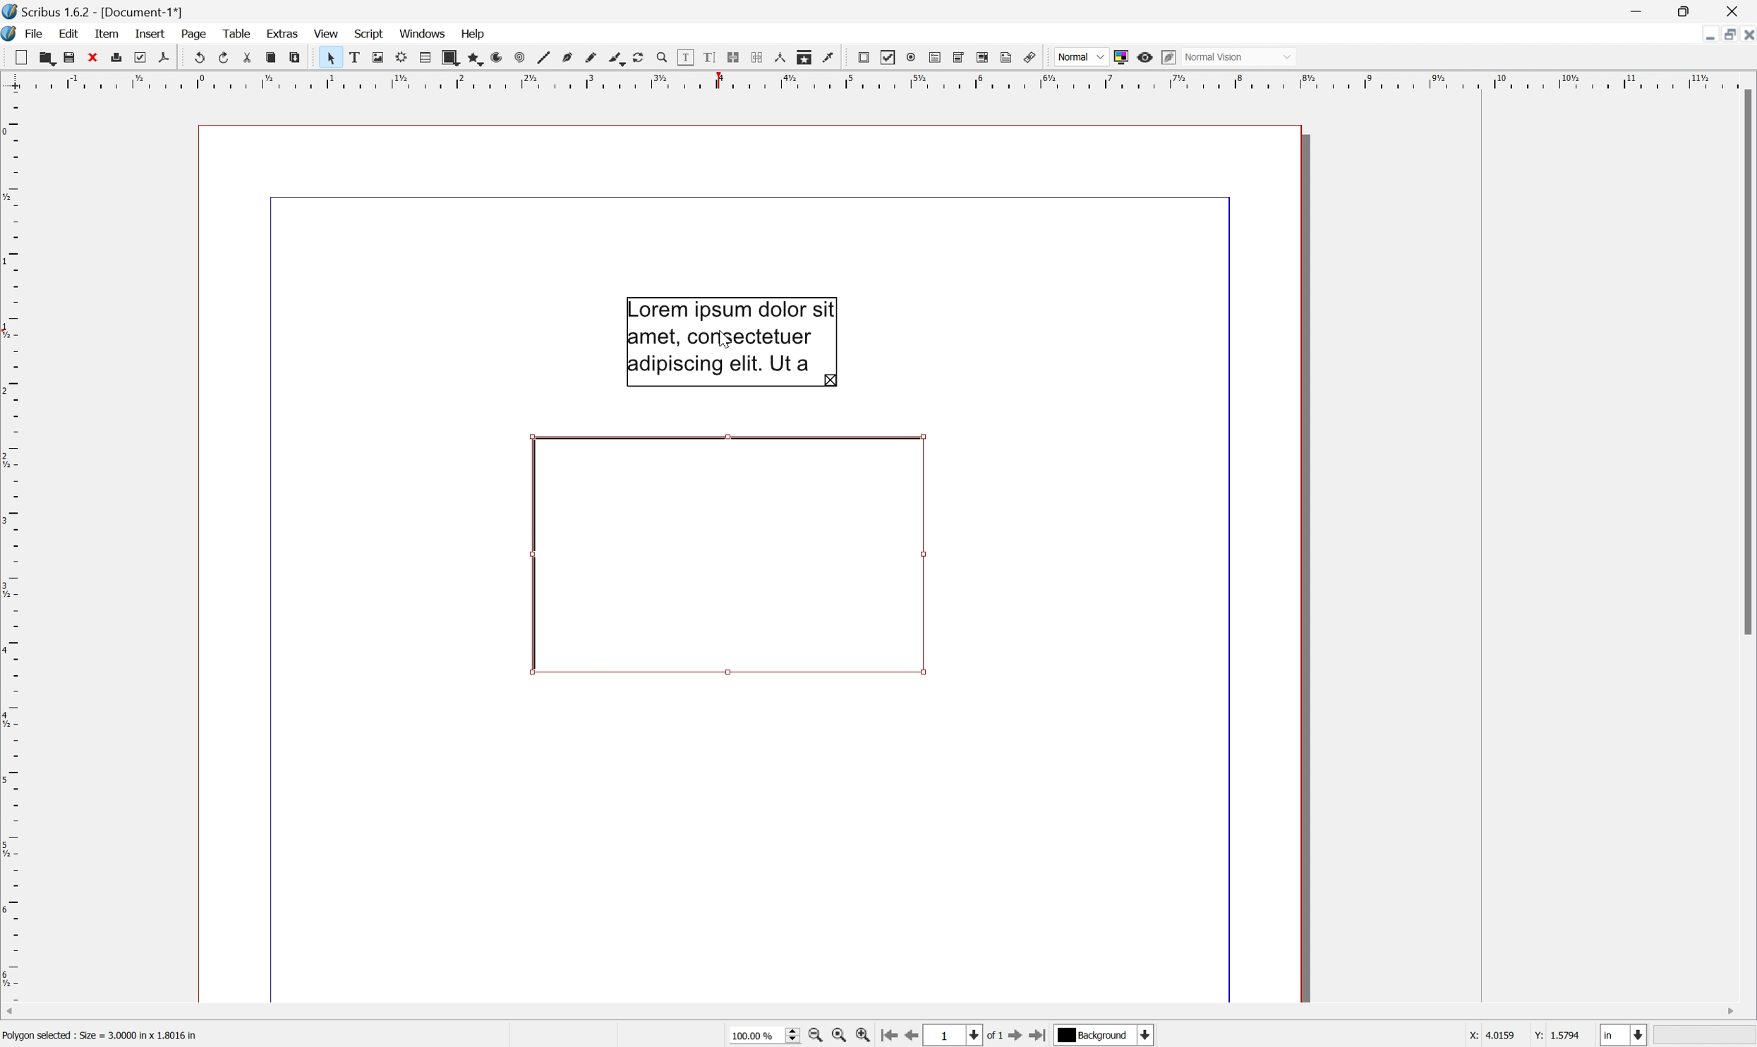 The width and height of the screenshot is (1757, 1047). What do you see at coordinates (805, 57) in the screenshot?
I see `Copy item properties` at bounding box center [805, 57].